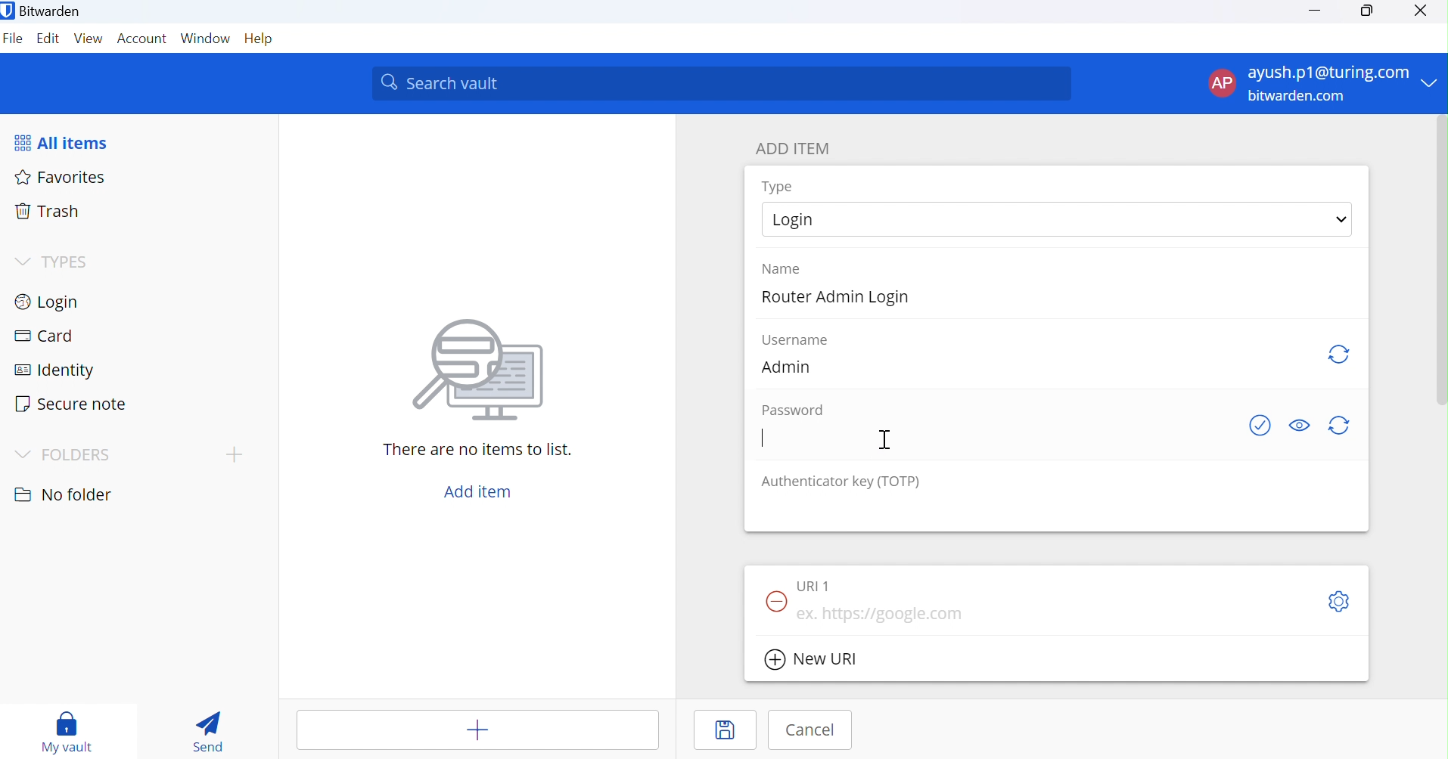  What do you see at coordinates (1338, 355) in the screenshot?
I see `Regenerate username` at bounding box center [1338, 355].